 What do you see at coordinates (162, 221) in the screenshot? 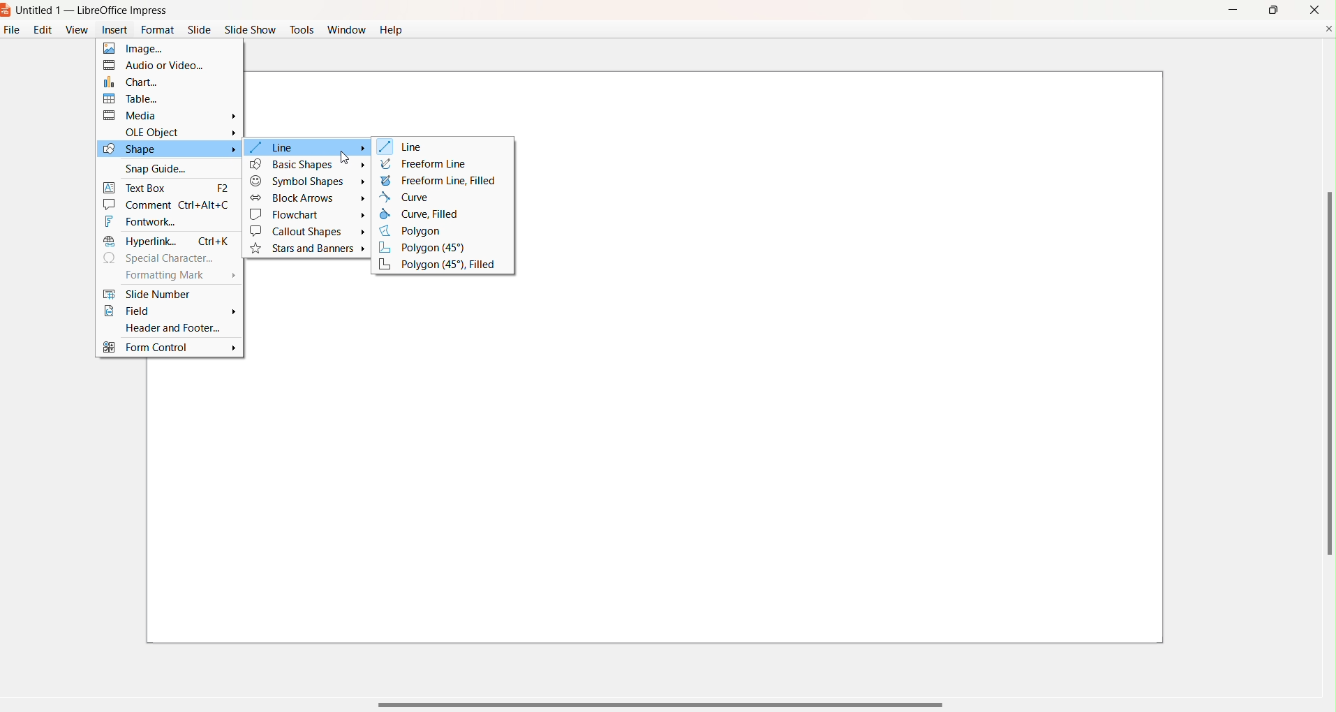
I see `Fontwork` at bounding box center [162, 221].